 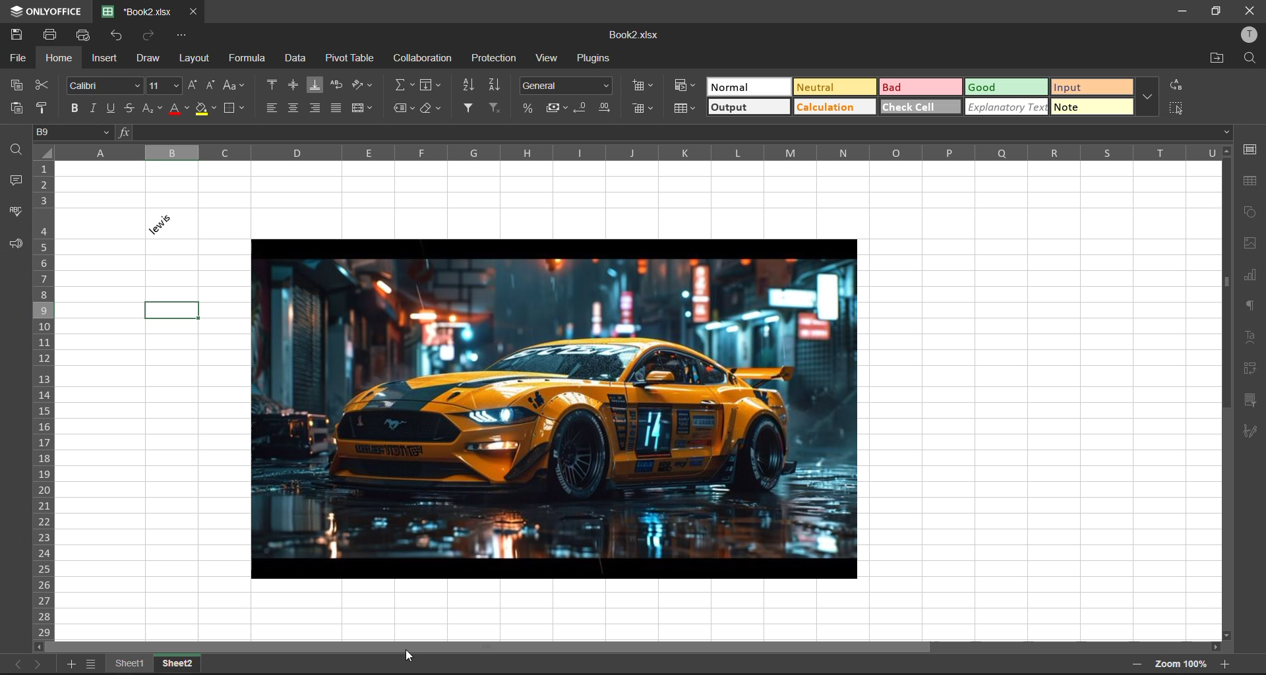 What do you see at coordinates (246, 59) in the screenshot?
I see `formula` at bounding box center [246, 59].